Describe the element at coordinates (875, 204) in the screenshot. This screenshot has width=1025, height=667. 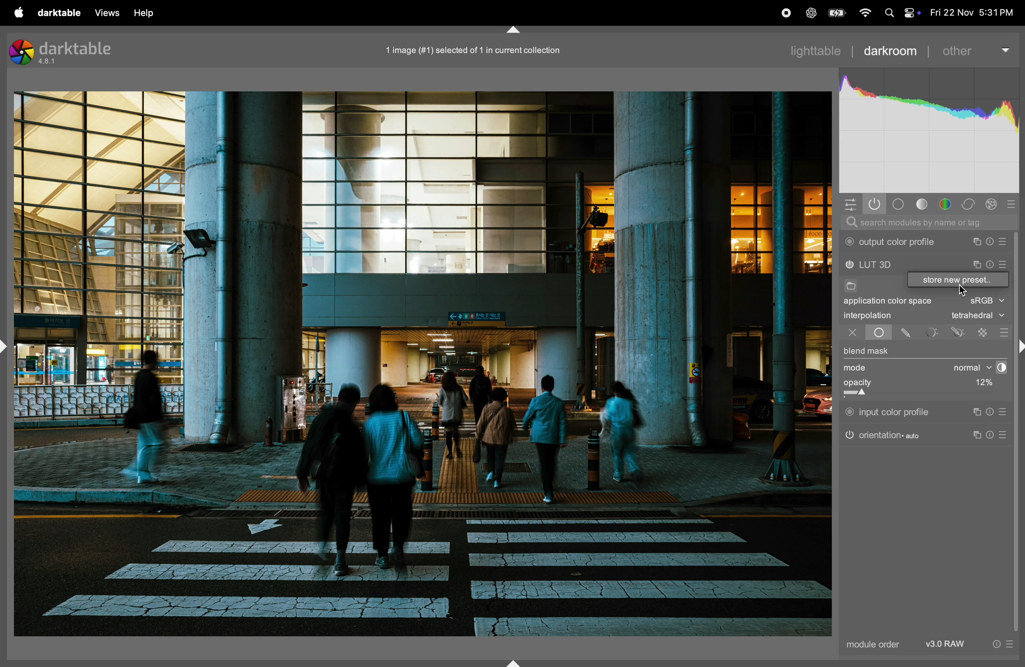
I see `show only active modules` at that location.